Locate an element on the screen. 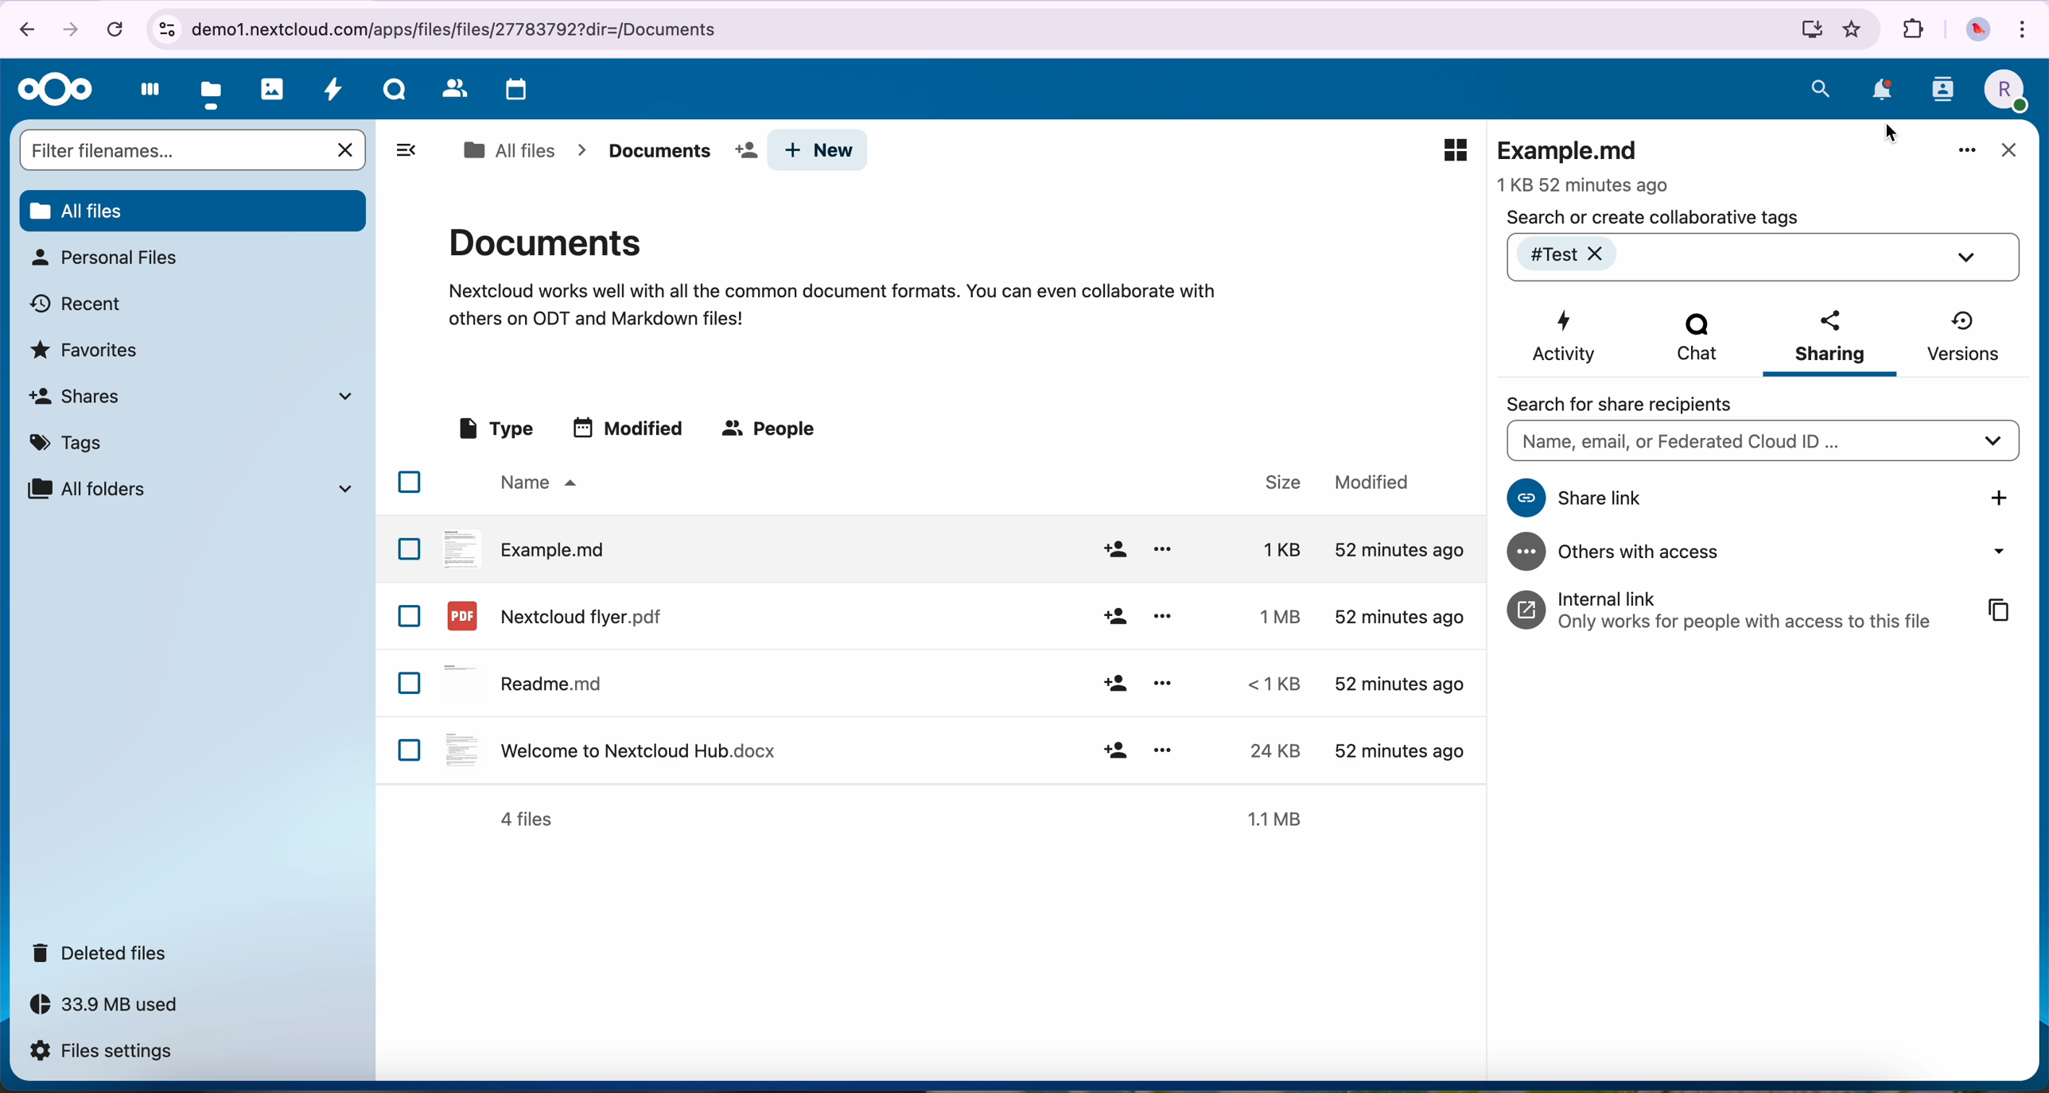 The image size is (2049, 1093). options is located at coordinates (1164, 682).